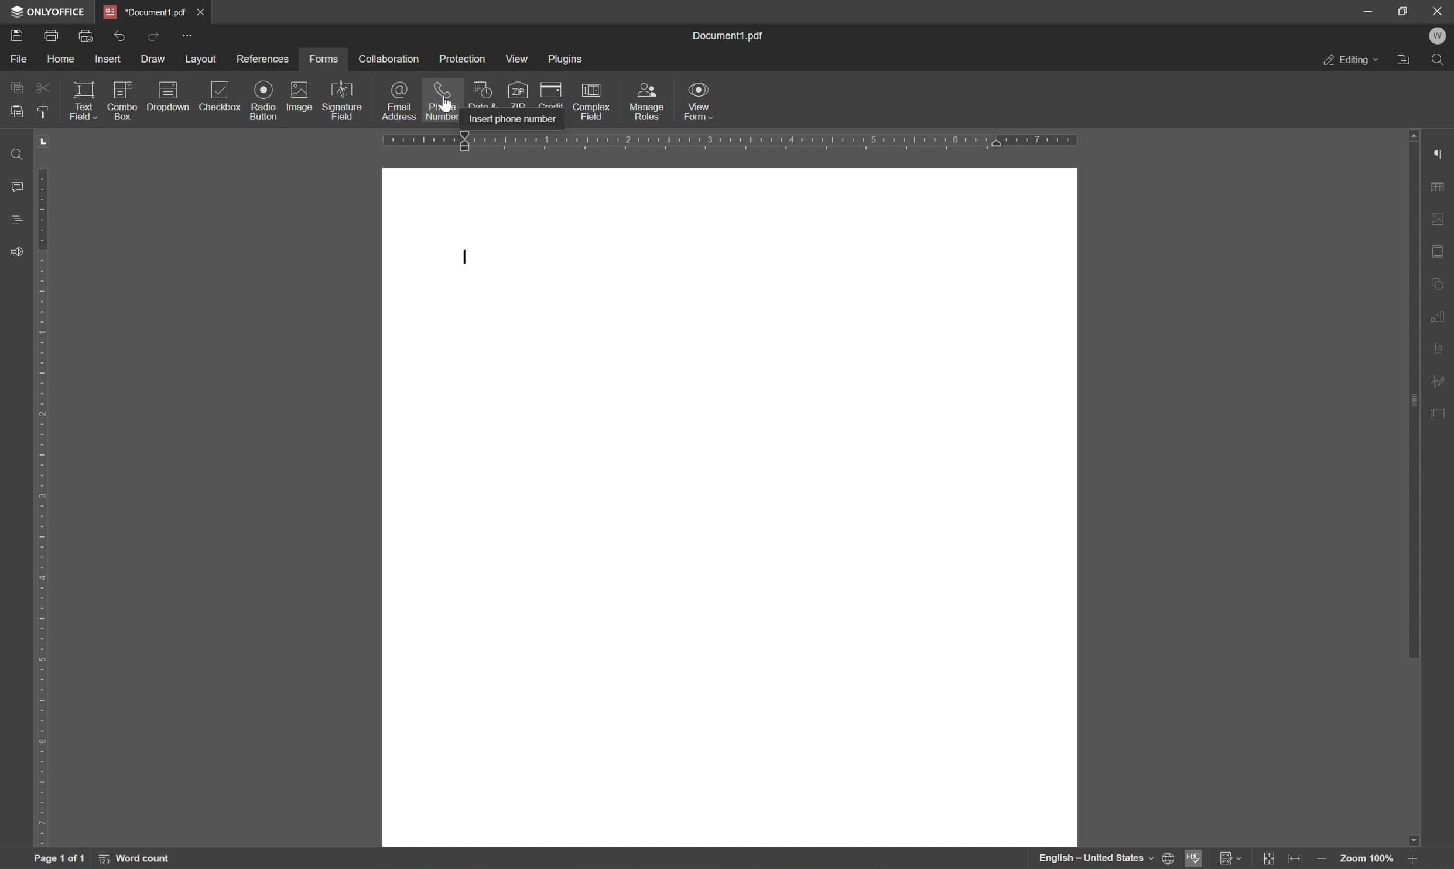 The width and height of the screenshot is (1454, 869). What do you see at coordinates (1412, 134) in the screenshot?
I see `scroll up` at bounding box center [1412, 134].